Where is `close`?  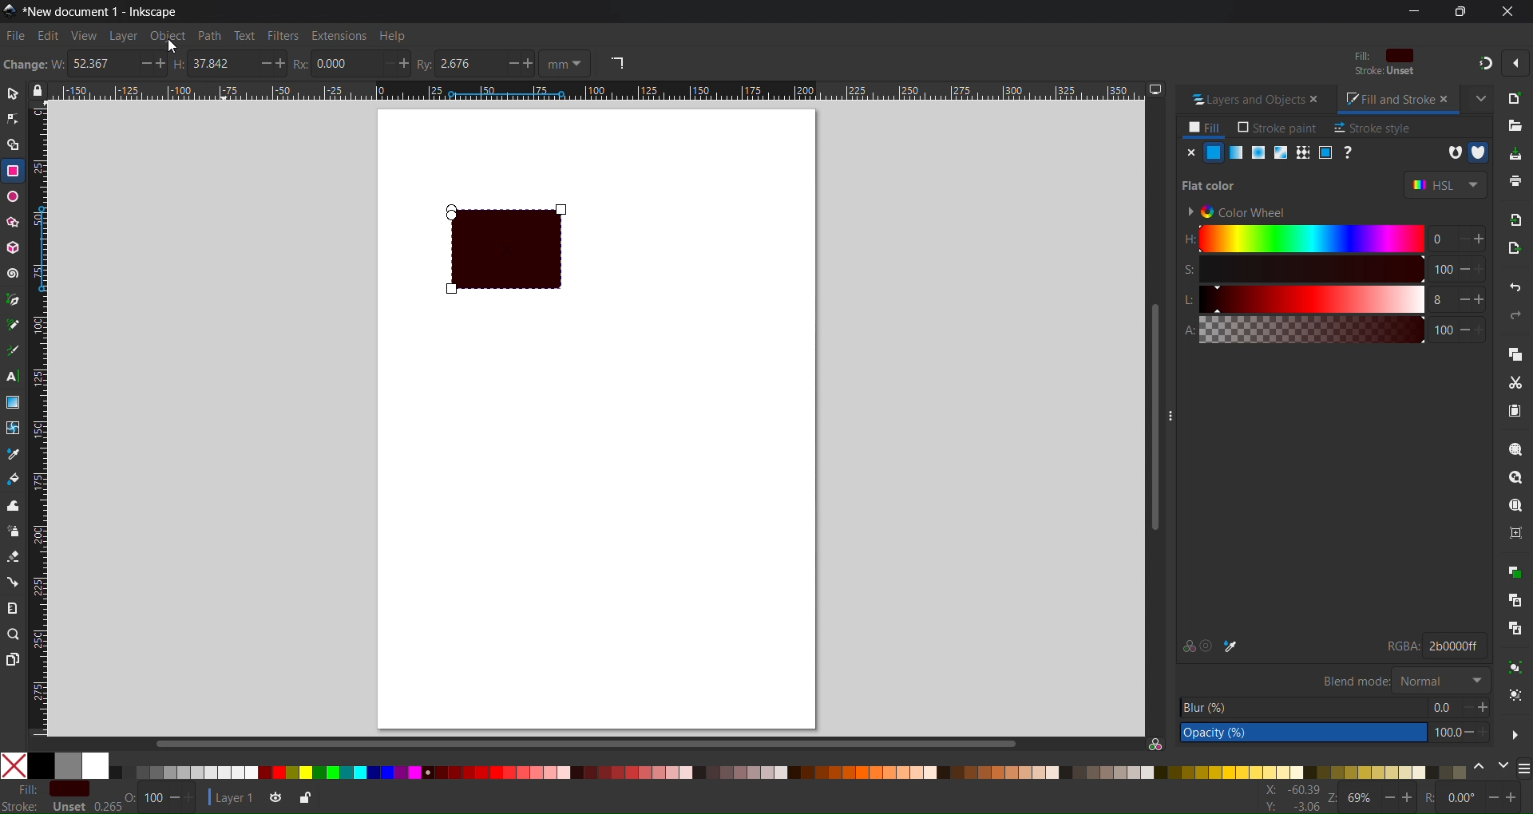 close is located at coordinates (1317, 100).